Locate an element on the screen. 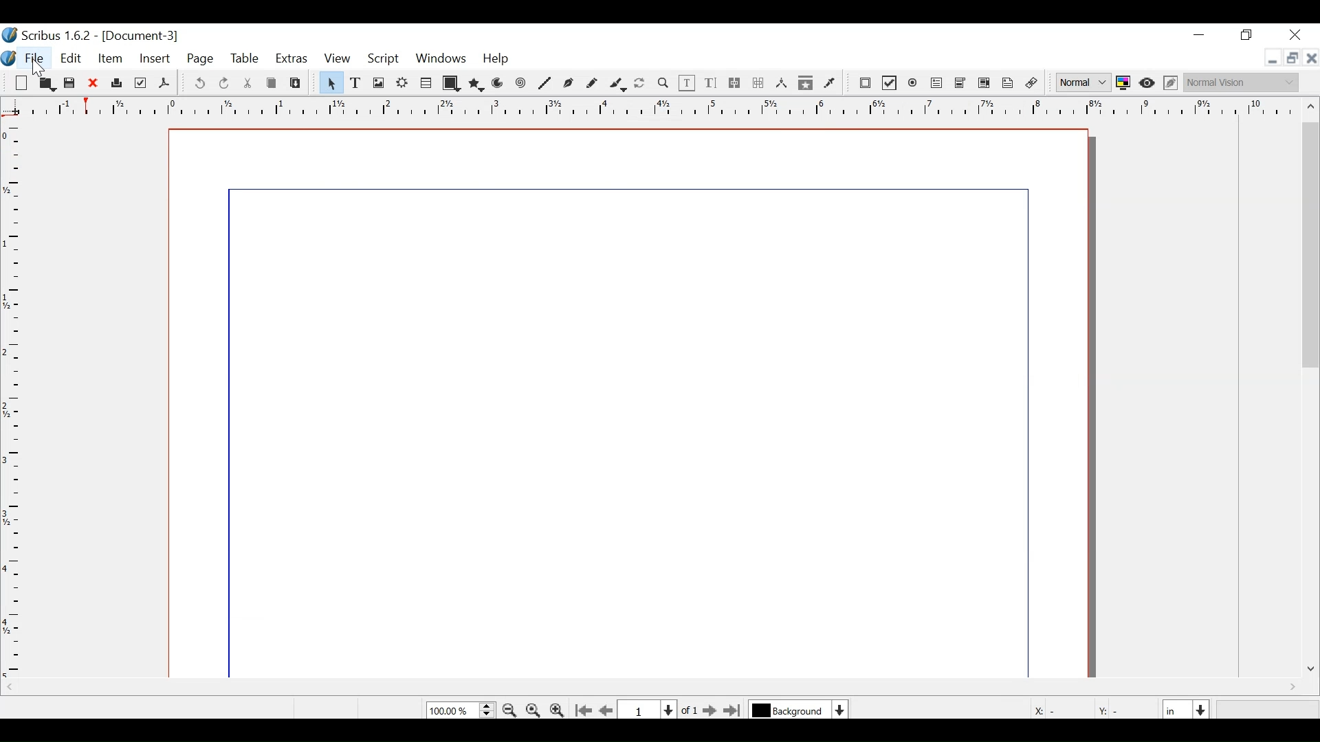  File is located at coordinates (34, 60).